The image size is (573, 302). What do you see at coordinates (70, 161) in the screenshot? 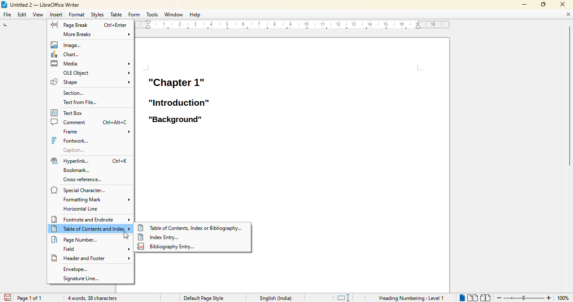
I see `hyperlink` at bounding box center [70, 161].